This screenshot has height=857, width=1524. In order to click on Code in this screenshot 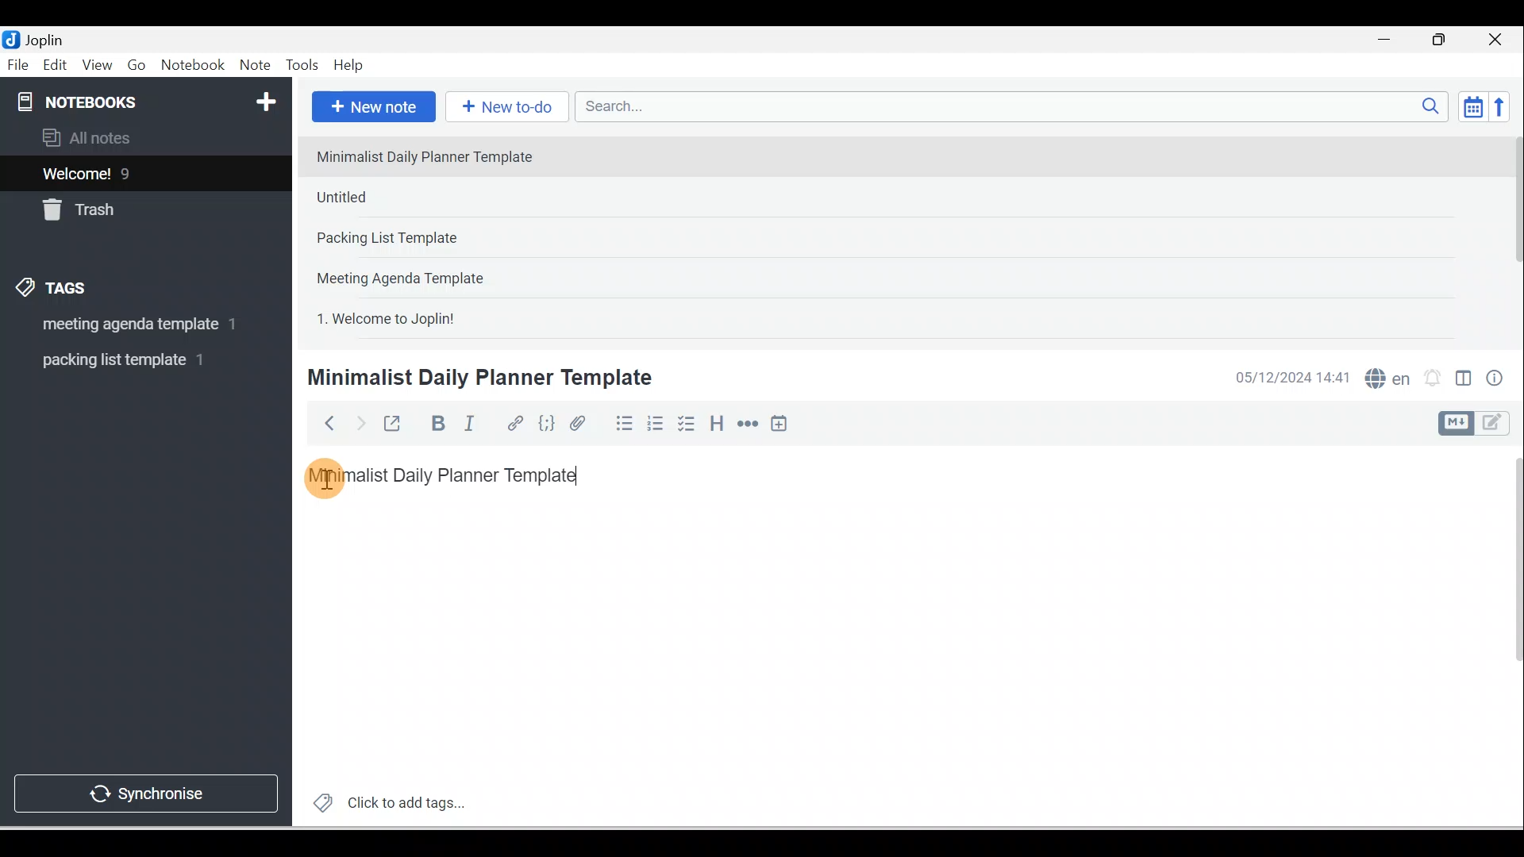, I will do `click(547, 425)`.